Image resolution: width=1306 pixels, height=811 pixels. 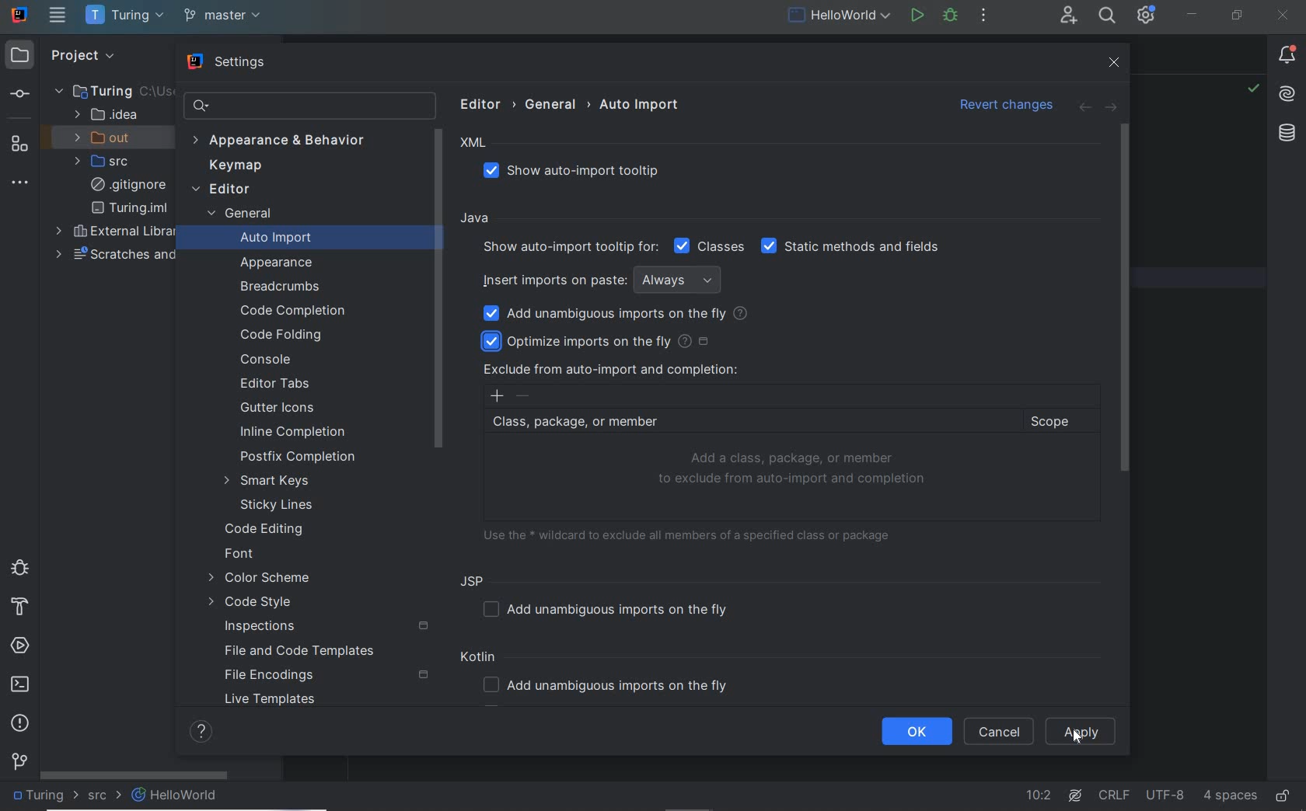 What do you see at coordinates (749, 423) in the screenshot?
I see `CLASS, PACKAGE, OR MEMBER` at bounding box center [749, 423].